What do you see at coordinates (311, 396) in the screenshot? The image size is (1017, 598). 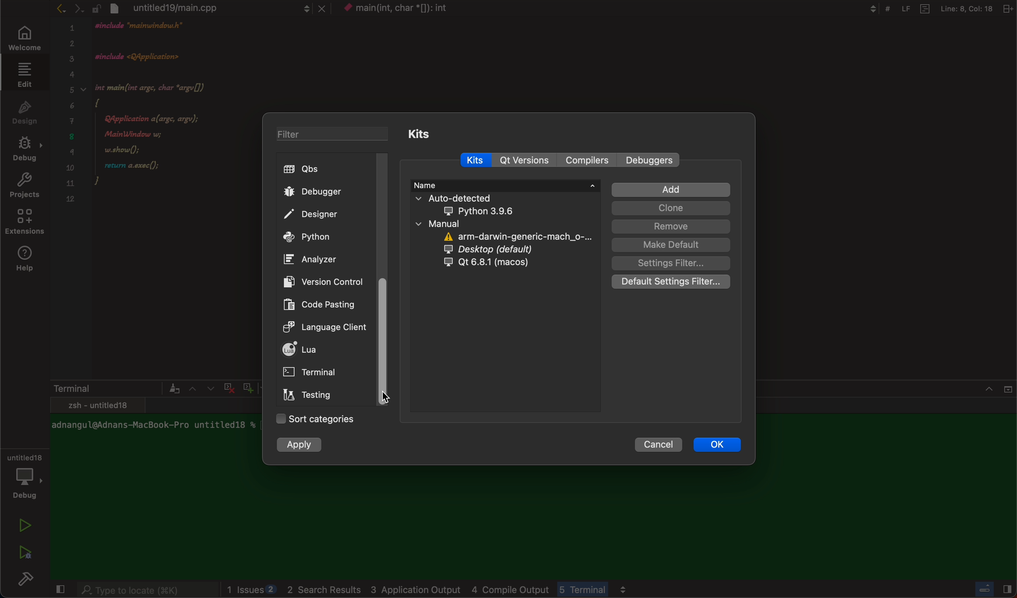 I see `testing` at bounding box center [311, 396].